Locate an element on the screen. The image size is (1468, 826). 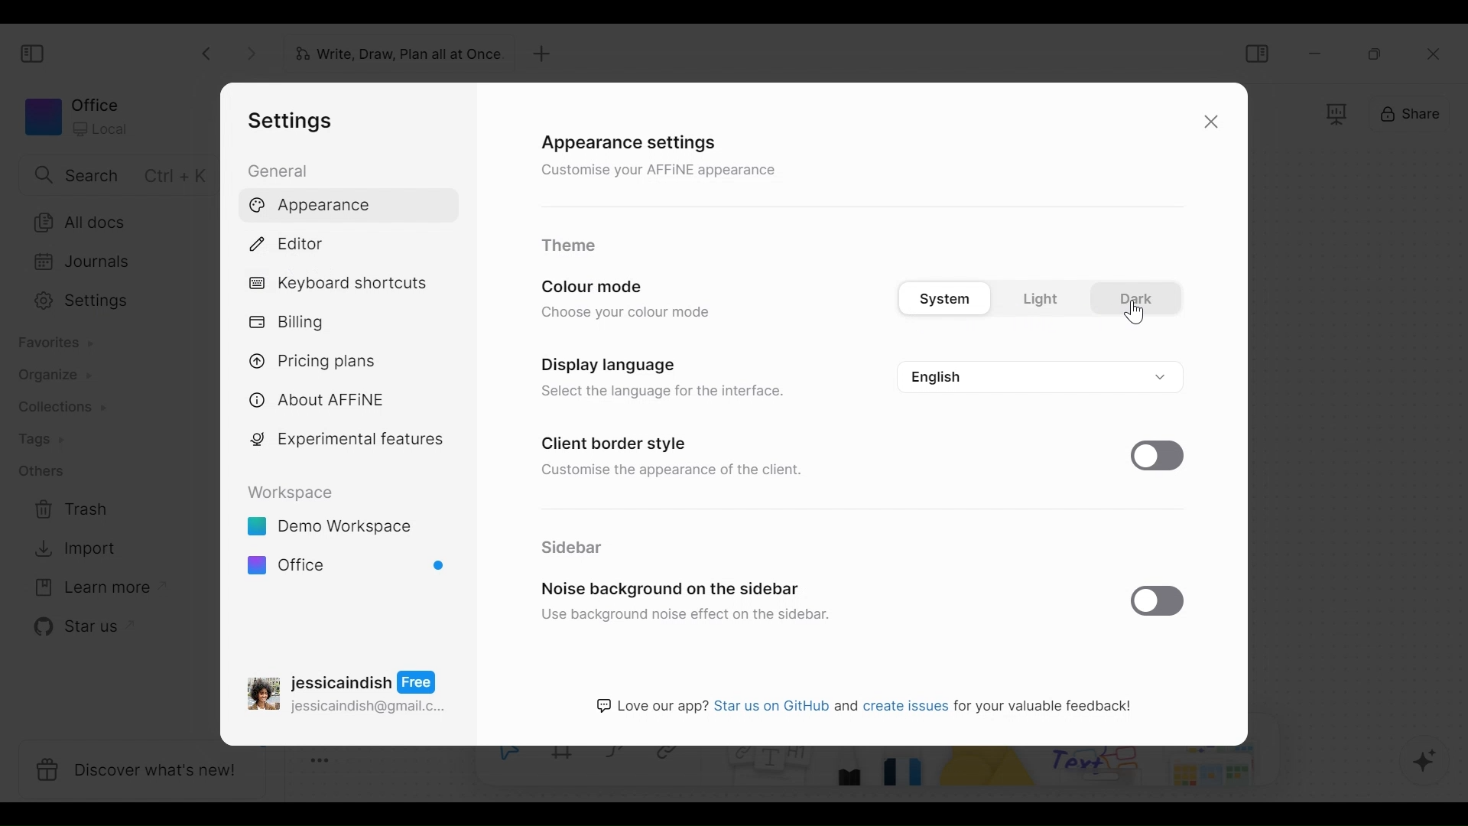
Organize is located at coordinates (54, 376).